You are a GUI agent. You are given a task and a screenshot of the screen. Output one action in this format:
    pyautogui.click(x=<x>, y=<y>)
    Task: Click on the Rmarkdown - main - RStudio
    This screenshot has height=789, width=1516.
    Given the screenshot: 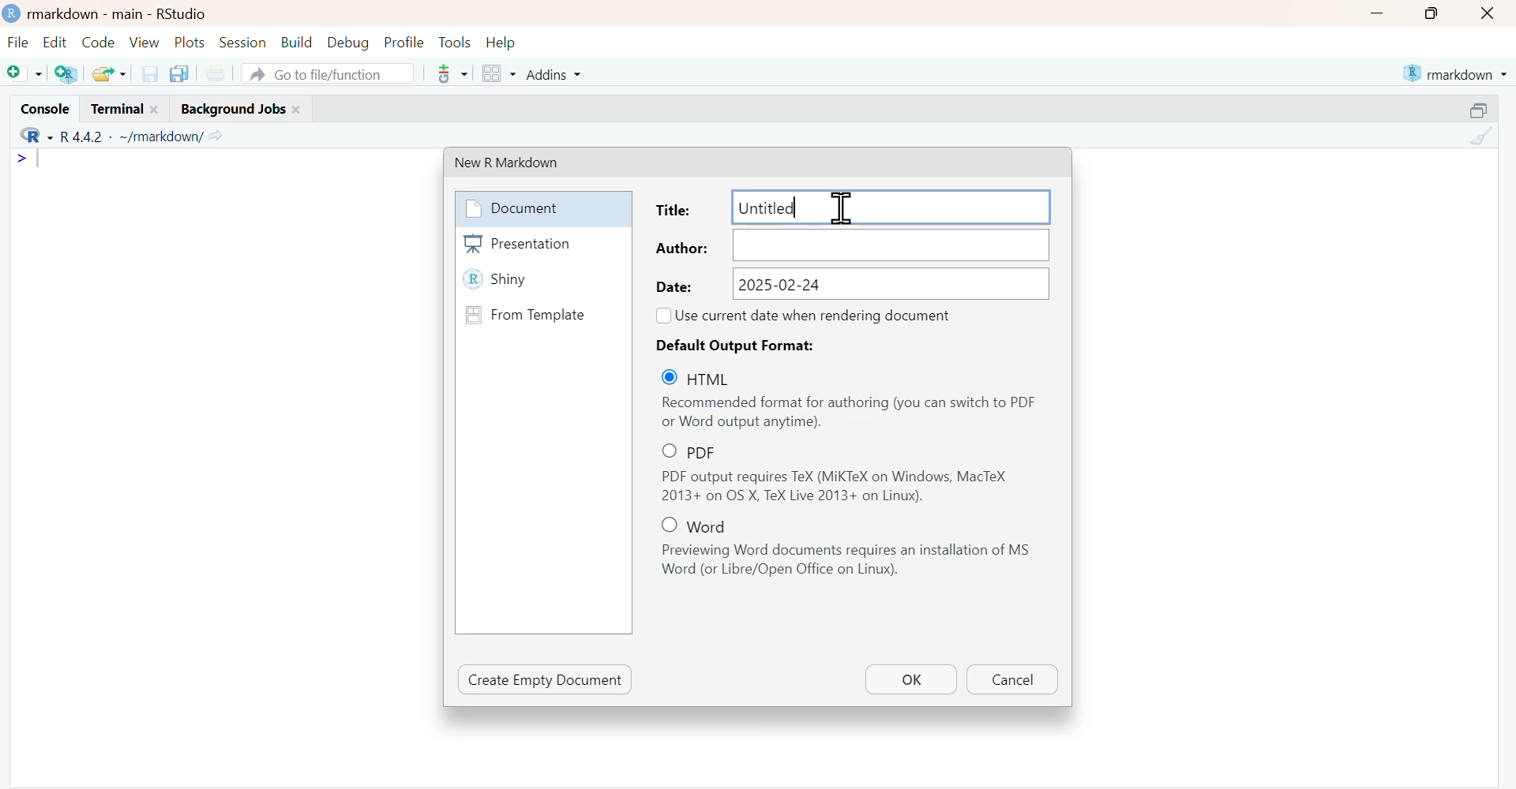 What is the action you would take?
    pyautogui.click(x=122, y=13)
    